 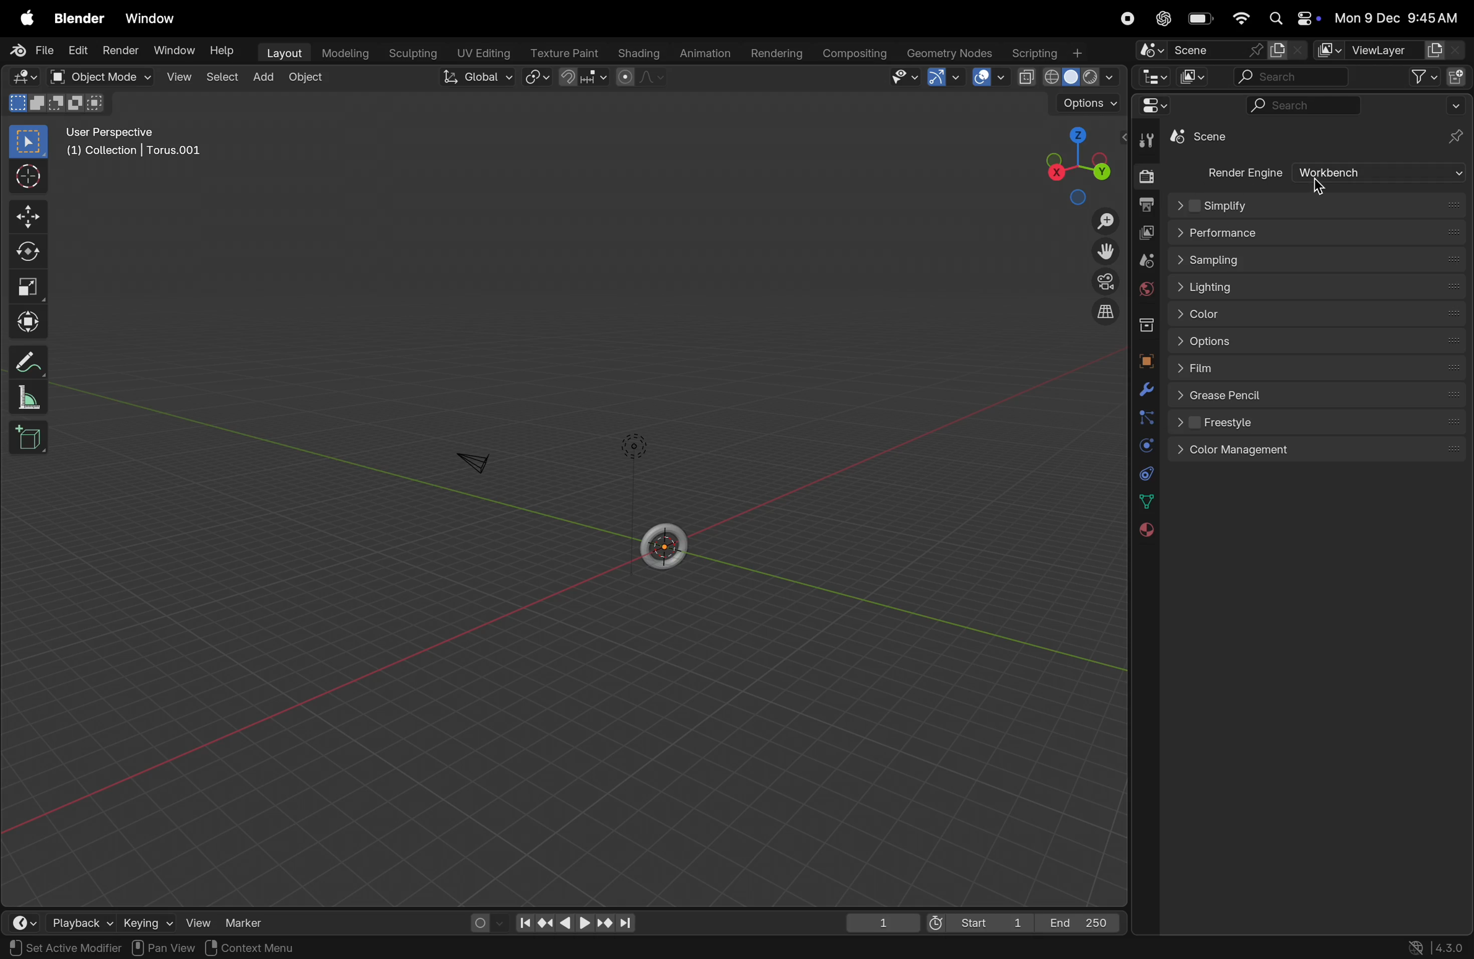 What do you see at coordinates (1143, 258) in the screenshot?
I see `scene` at bounding box center [1143, 258].